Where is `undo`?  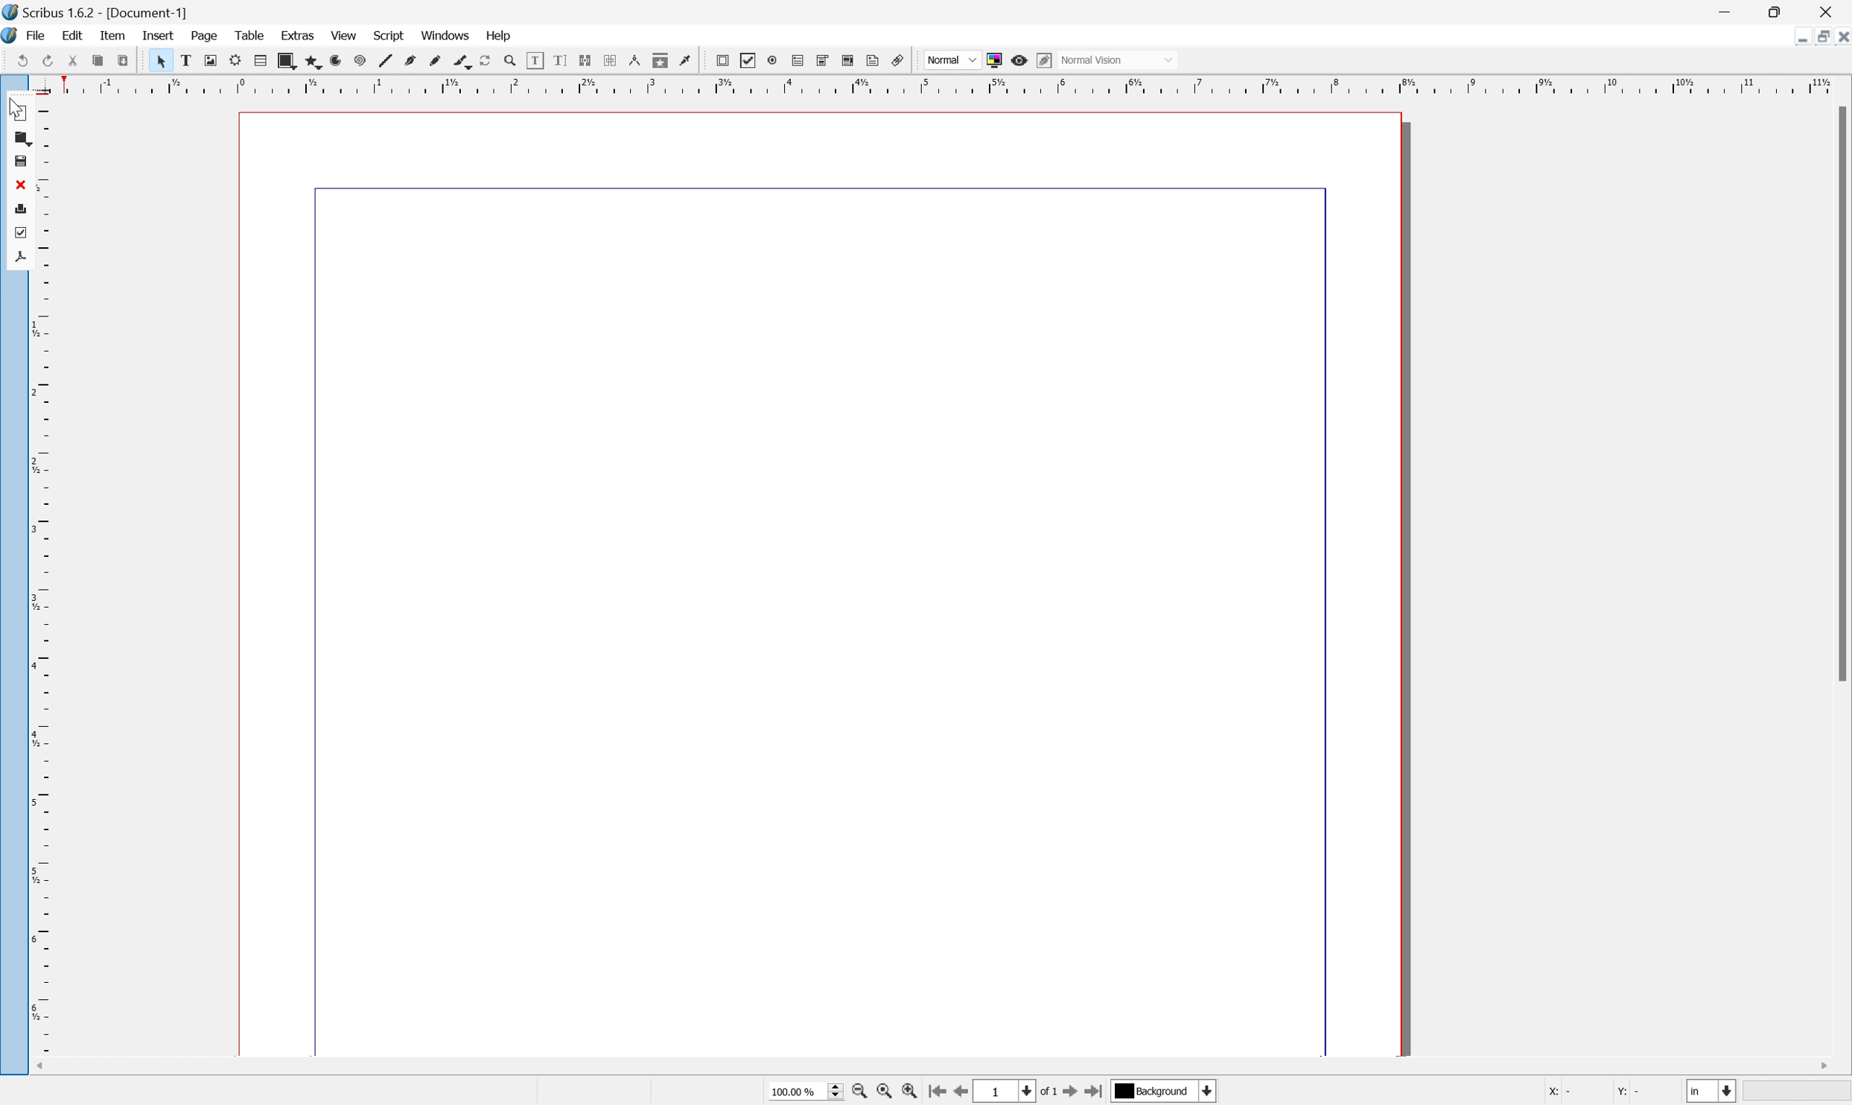 undo is located at coordinates (211, 61).